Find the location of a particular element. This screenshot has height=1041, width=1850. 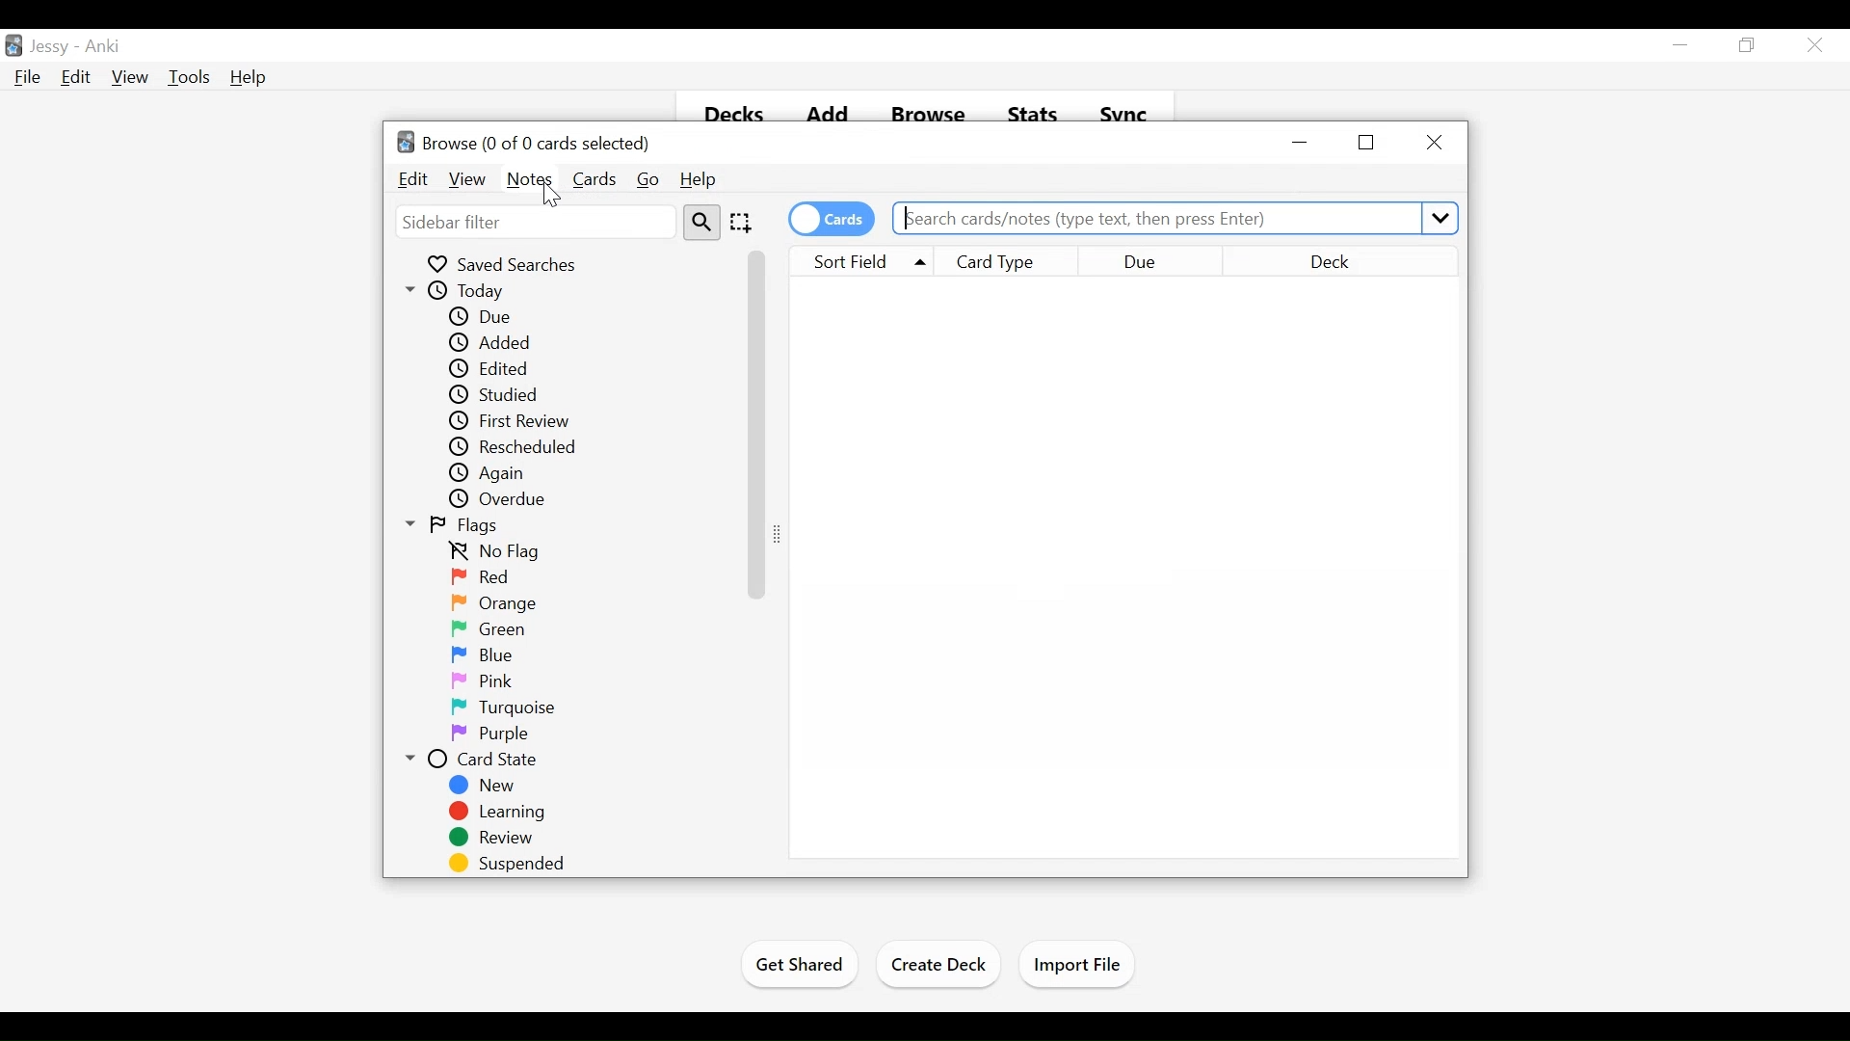

Green is located at coordinates (489, 629).